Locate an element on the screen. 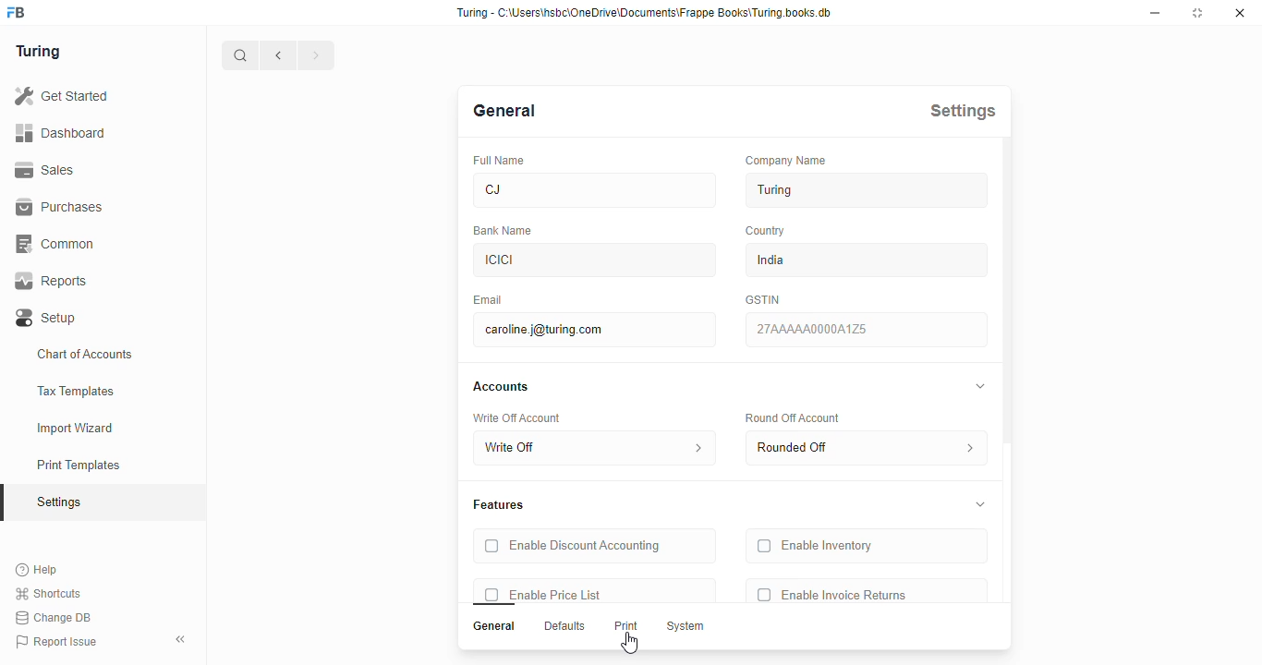 This screenshot has width=1262, height=665. sales is located at coordinates (48, 170).